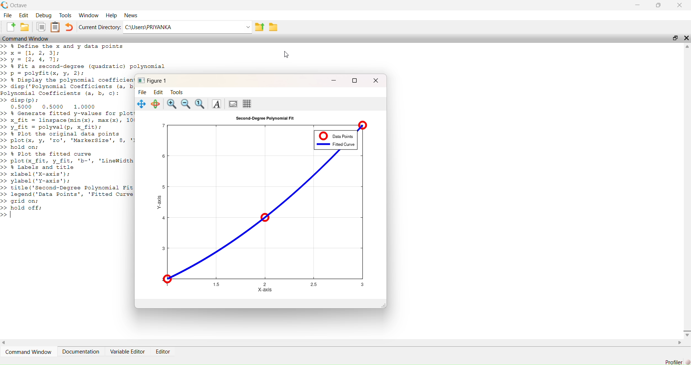 The height and width of the screenshot is (365, 691). Describe the element at coordinates (55, 27) in the screenshot. I see `Paste` at that location.